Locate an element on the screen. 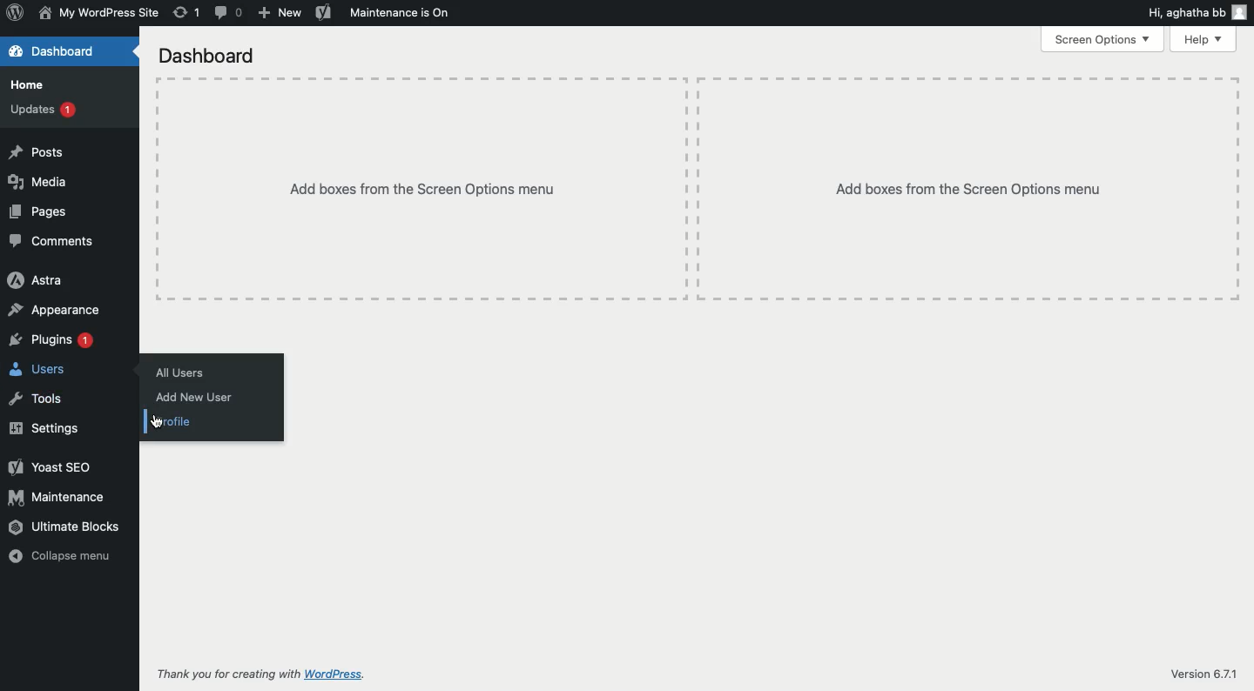 The width and height of the screenshot is (1254, 691). Add new user is located at coordinates (197, 398).